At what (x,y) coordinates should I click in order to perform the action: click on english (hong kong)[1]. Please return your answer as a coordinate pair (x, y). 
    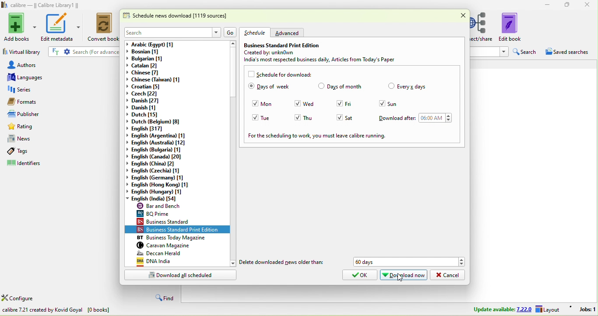
    Looking at the image, I should click on (161, 185).